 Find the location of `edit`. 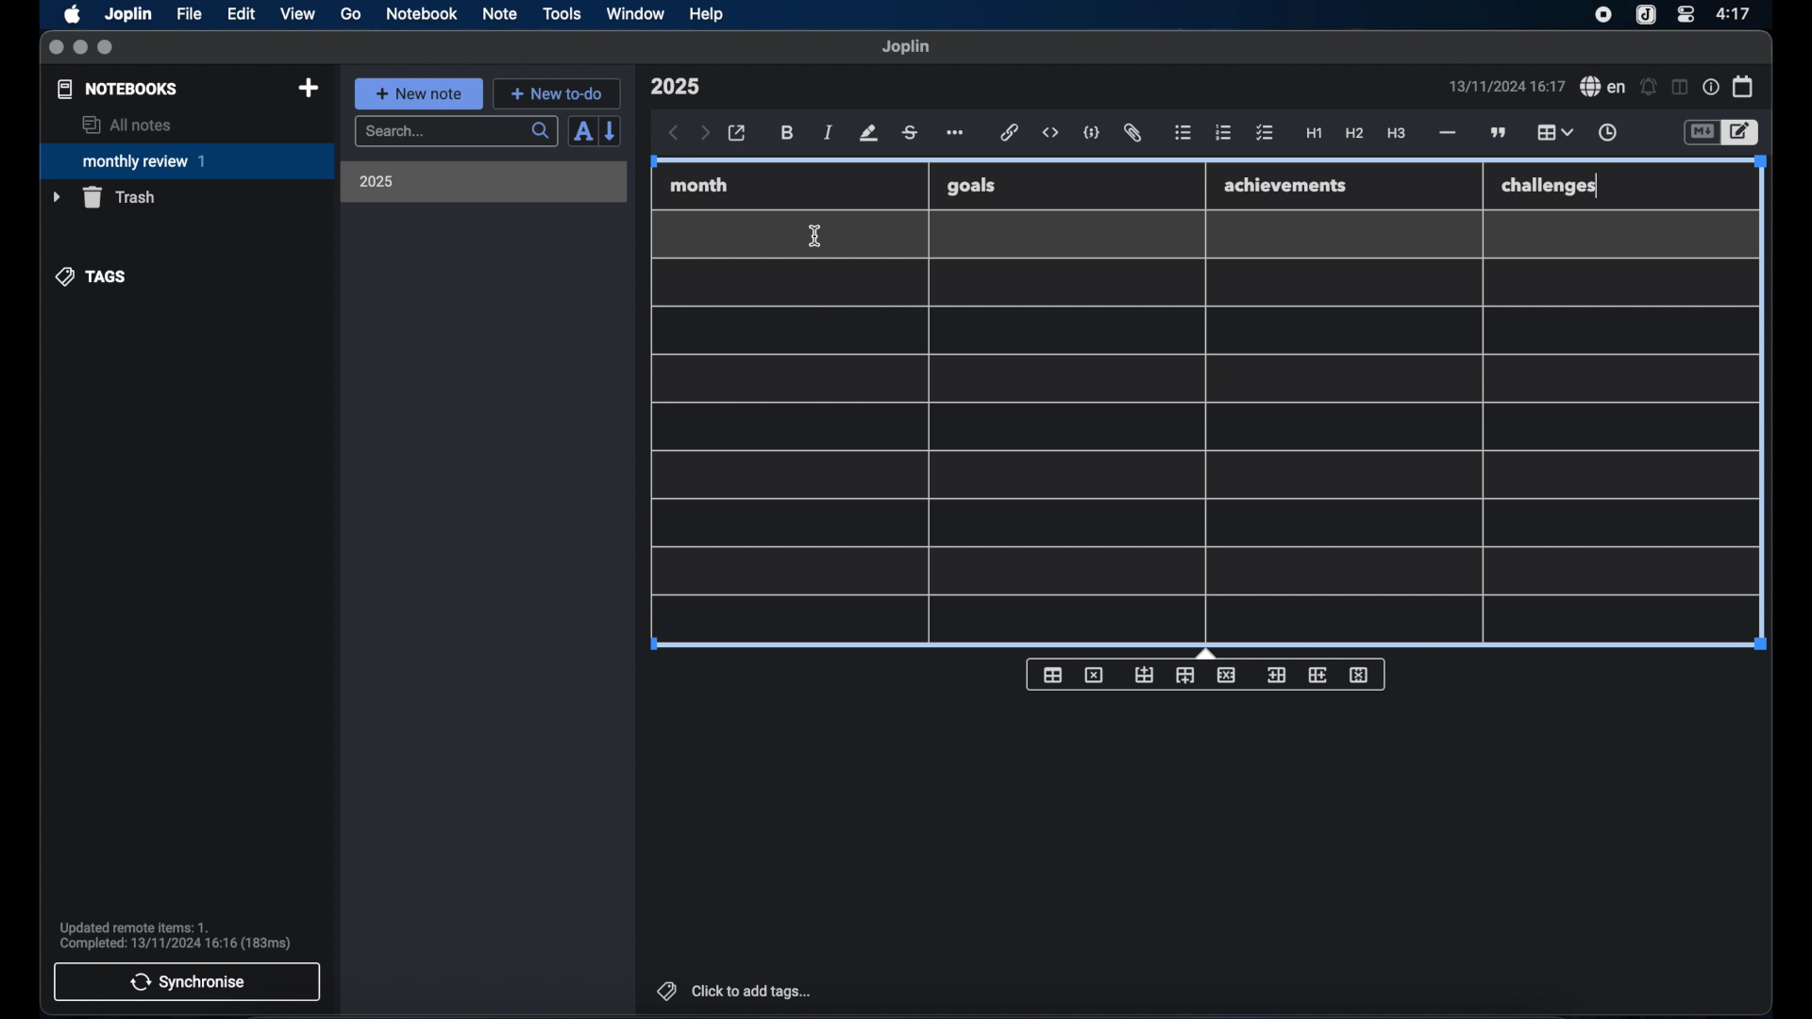

edit is located at coordinates (243, 14).